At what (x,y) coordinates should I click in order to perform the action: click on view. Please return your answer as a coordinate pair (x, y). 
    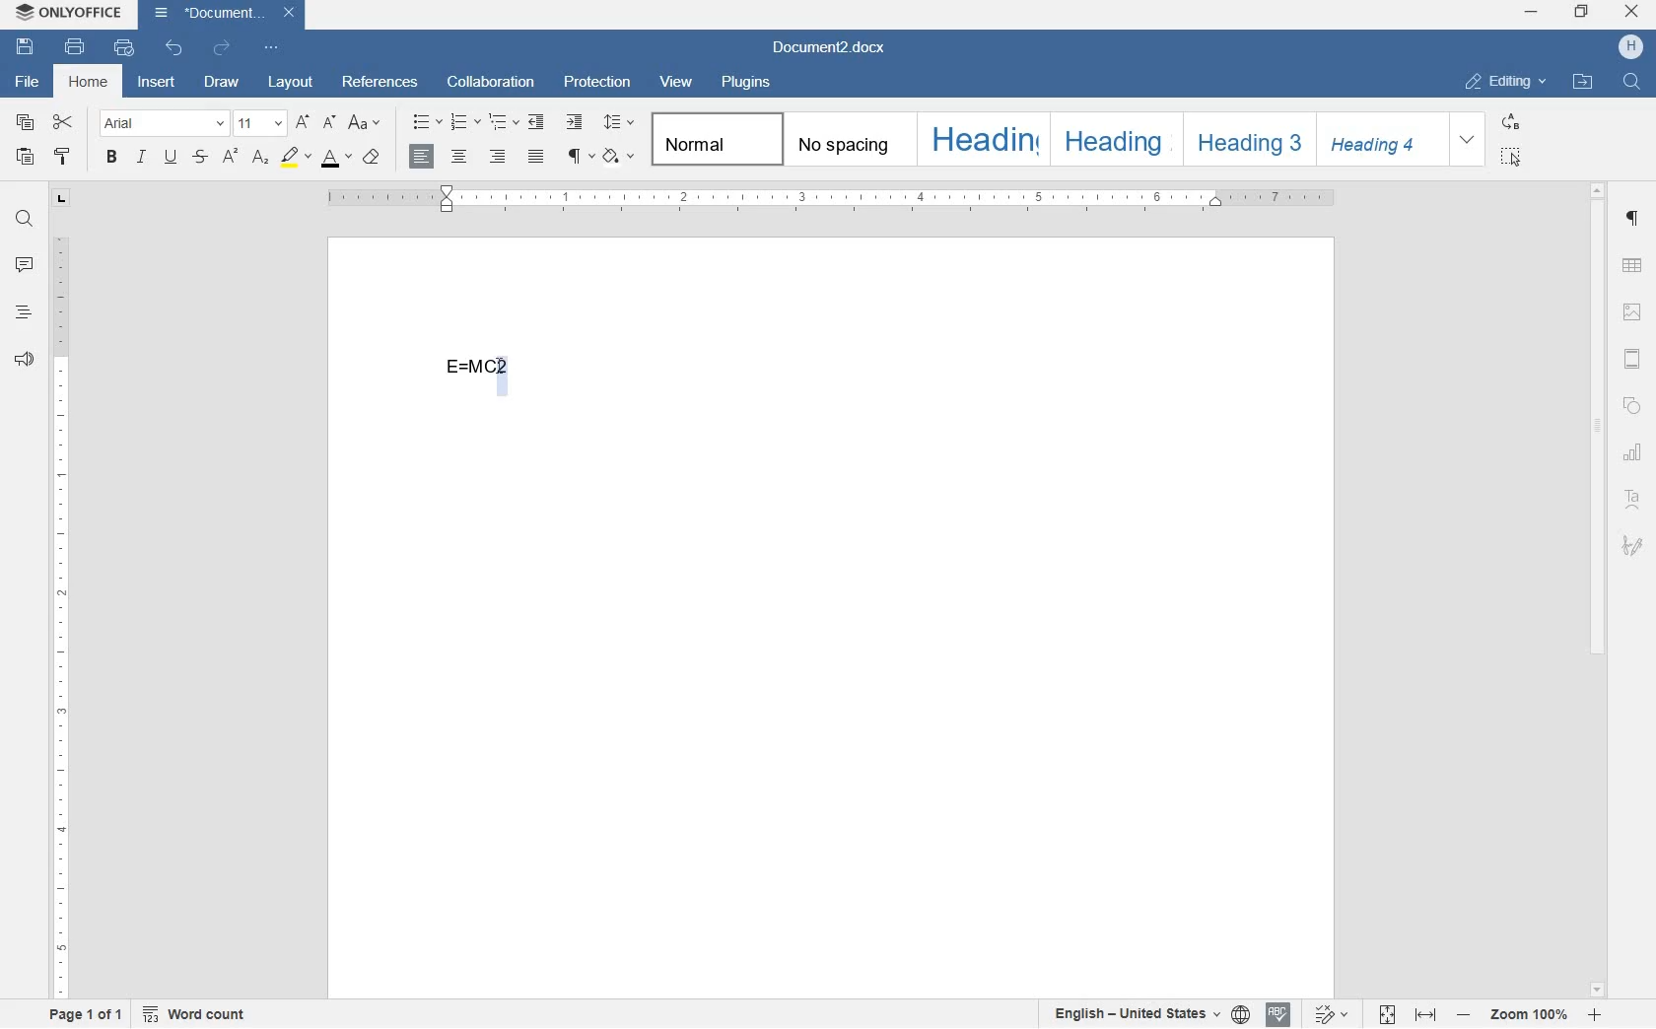
    Looking at the image, I should click on (679, 82).